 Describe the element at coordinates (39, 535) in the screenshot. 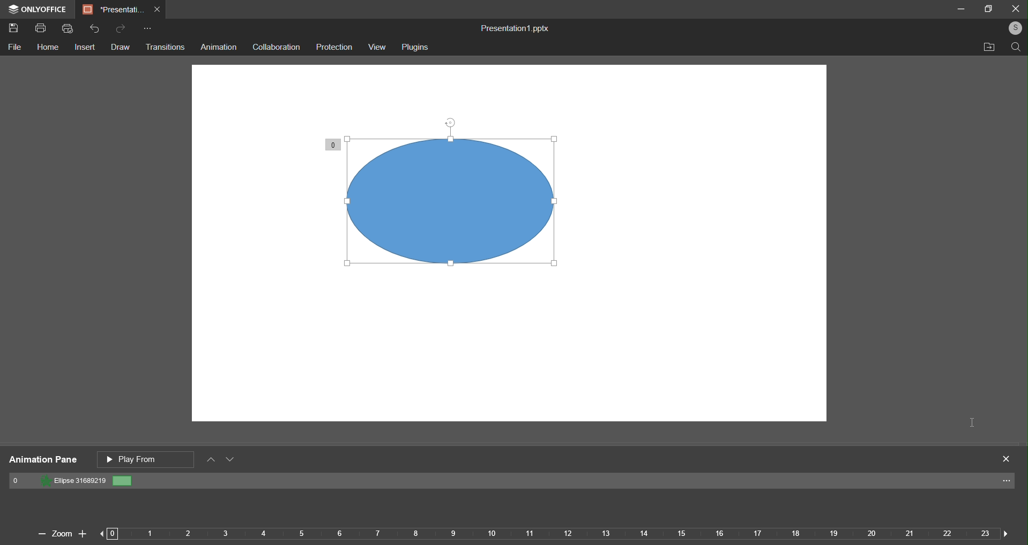

I see `zoom out` at that location.